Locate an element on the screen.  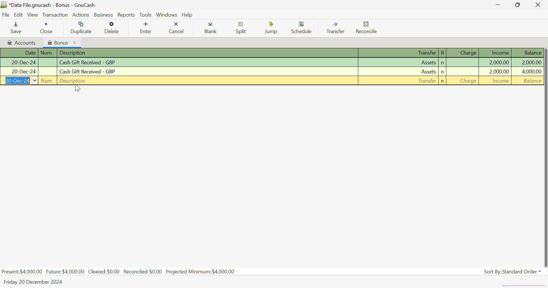
Jump is located at coordinates (273, 28).